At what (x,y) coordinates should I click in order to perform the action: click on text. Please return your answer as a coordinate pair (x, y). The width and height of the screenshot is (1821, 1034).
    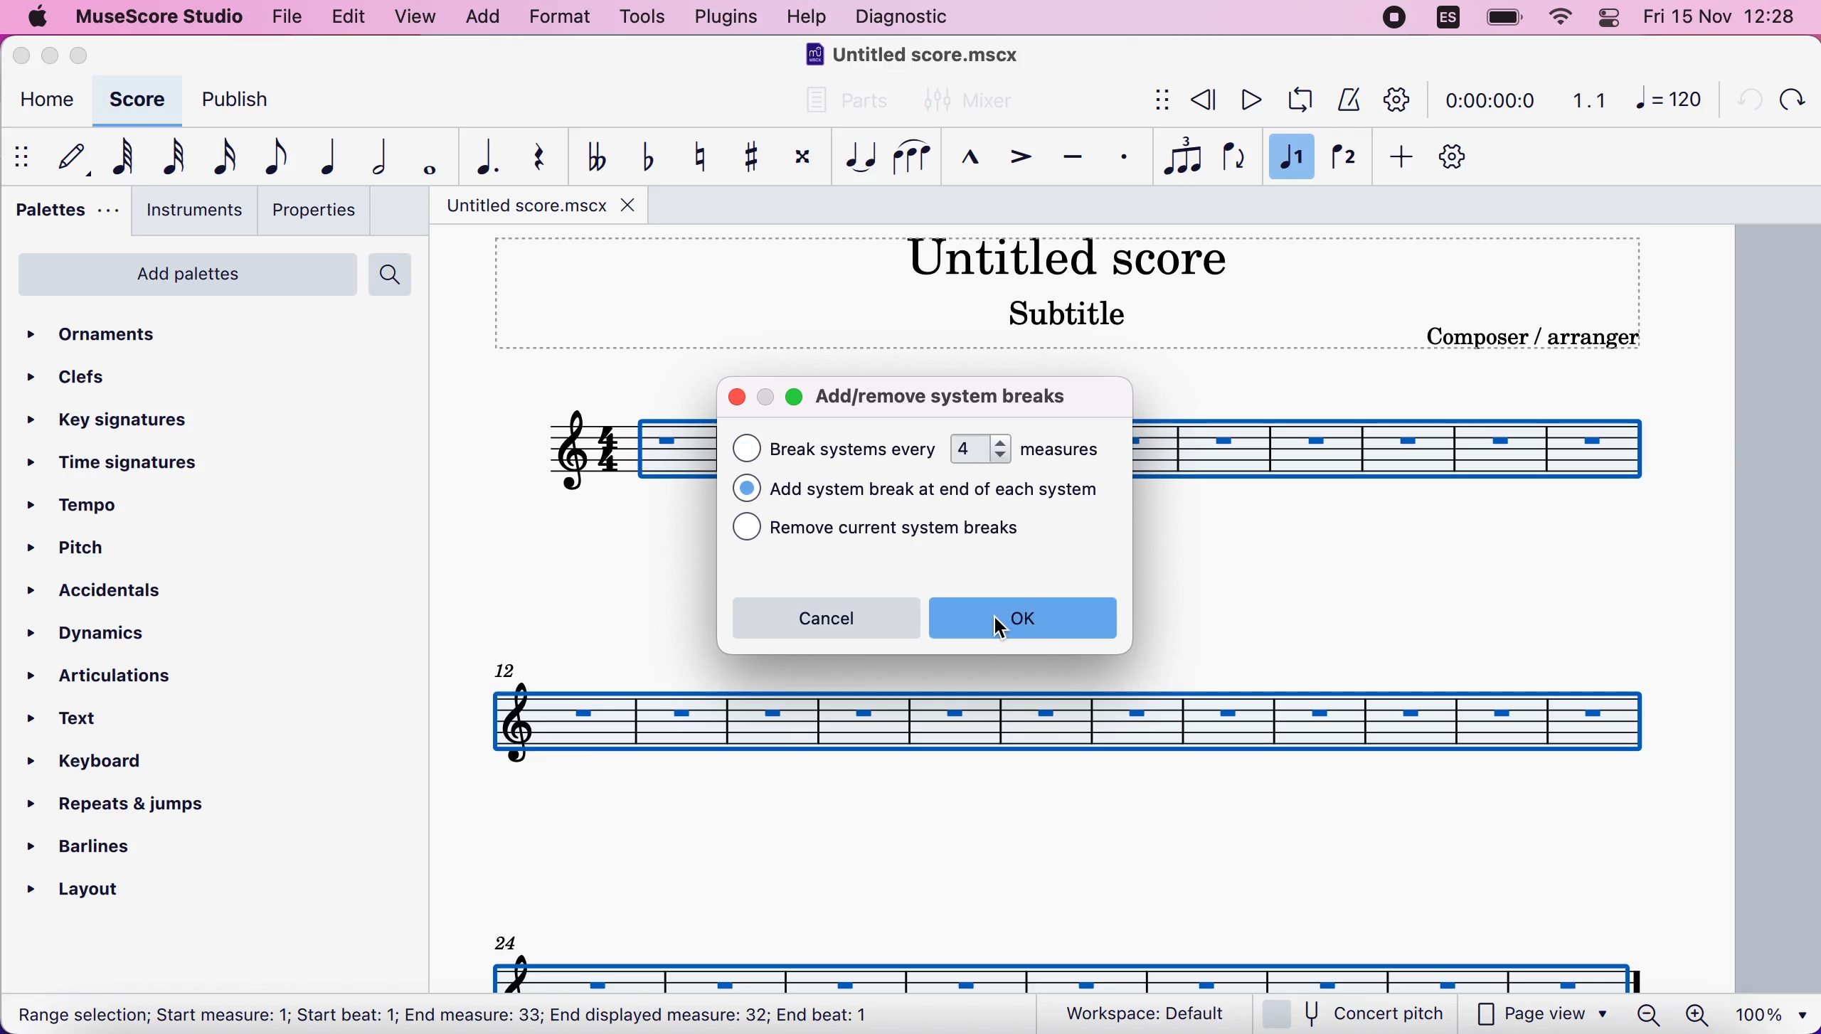
    Looking at the image, I should click on (80, 720).